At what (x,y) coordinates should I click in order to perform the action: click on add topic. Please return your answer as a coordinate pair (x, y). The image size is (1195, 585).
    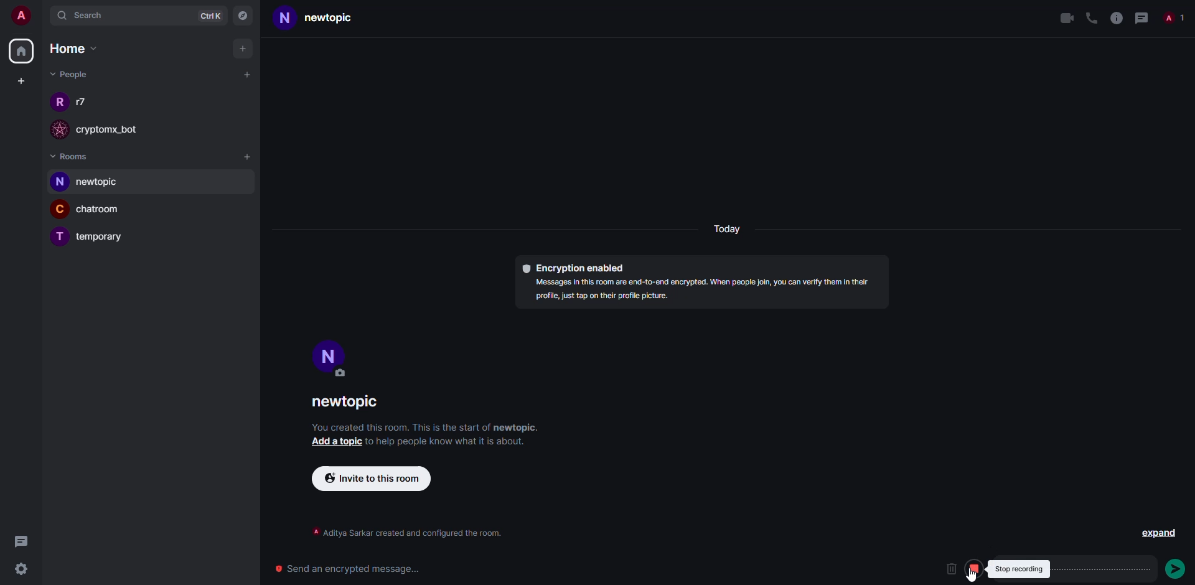
    Looking at the image, I should click on (337, 442).